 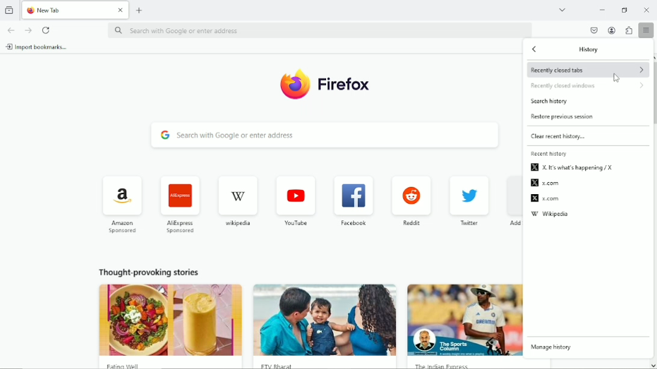 I want to click on Add shortcut, so click(x=511, y=225).